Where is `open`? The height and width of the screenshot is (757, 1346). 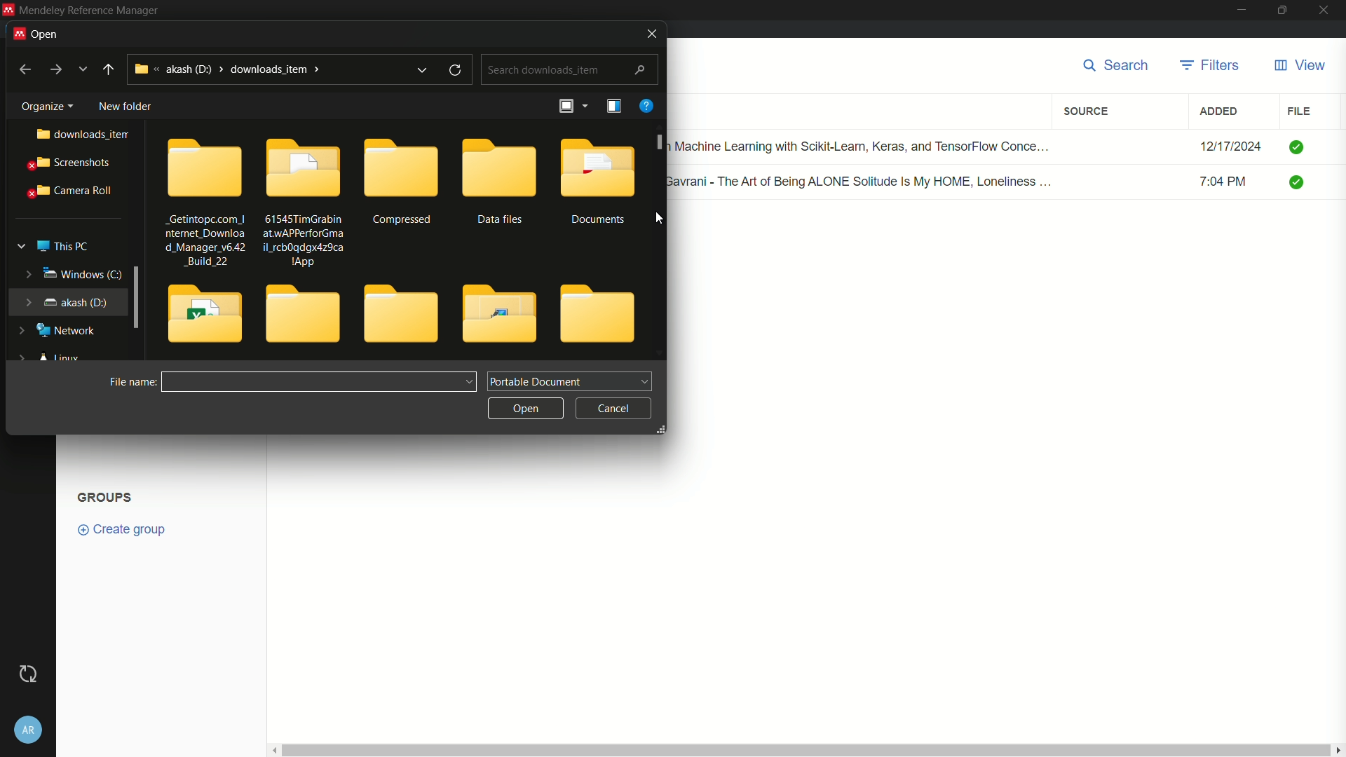
open is located at coordinates (524, 407).